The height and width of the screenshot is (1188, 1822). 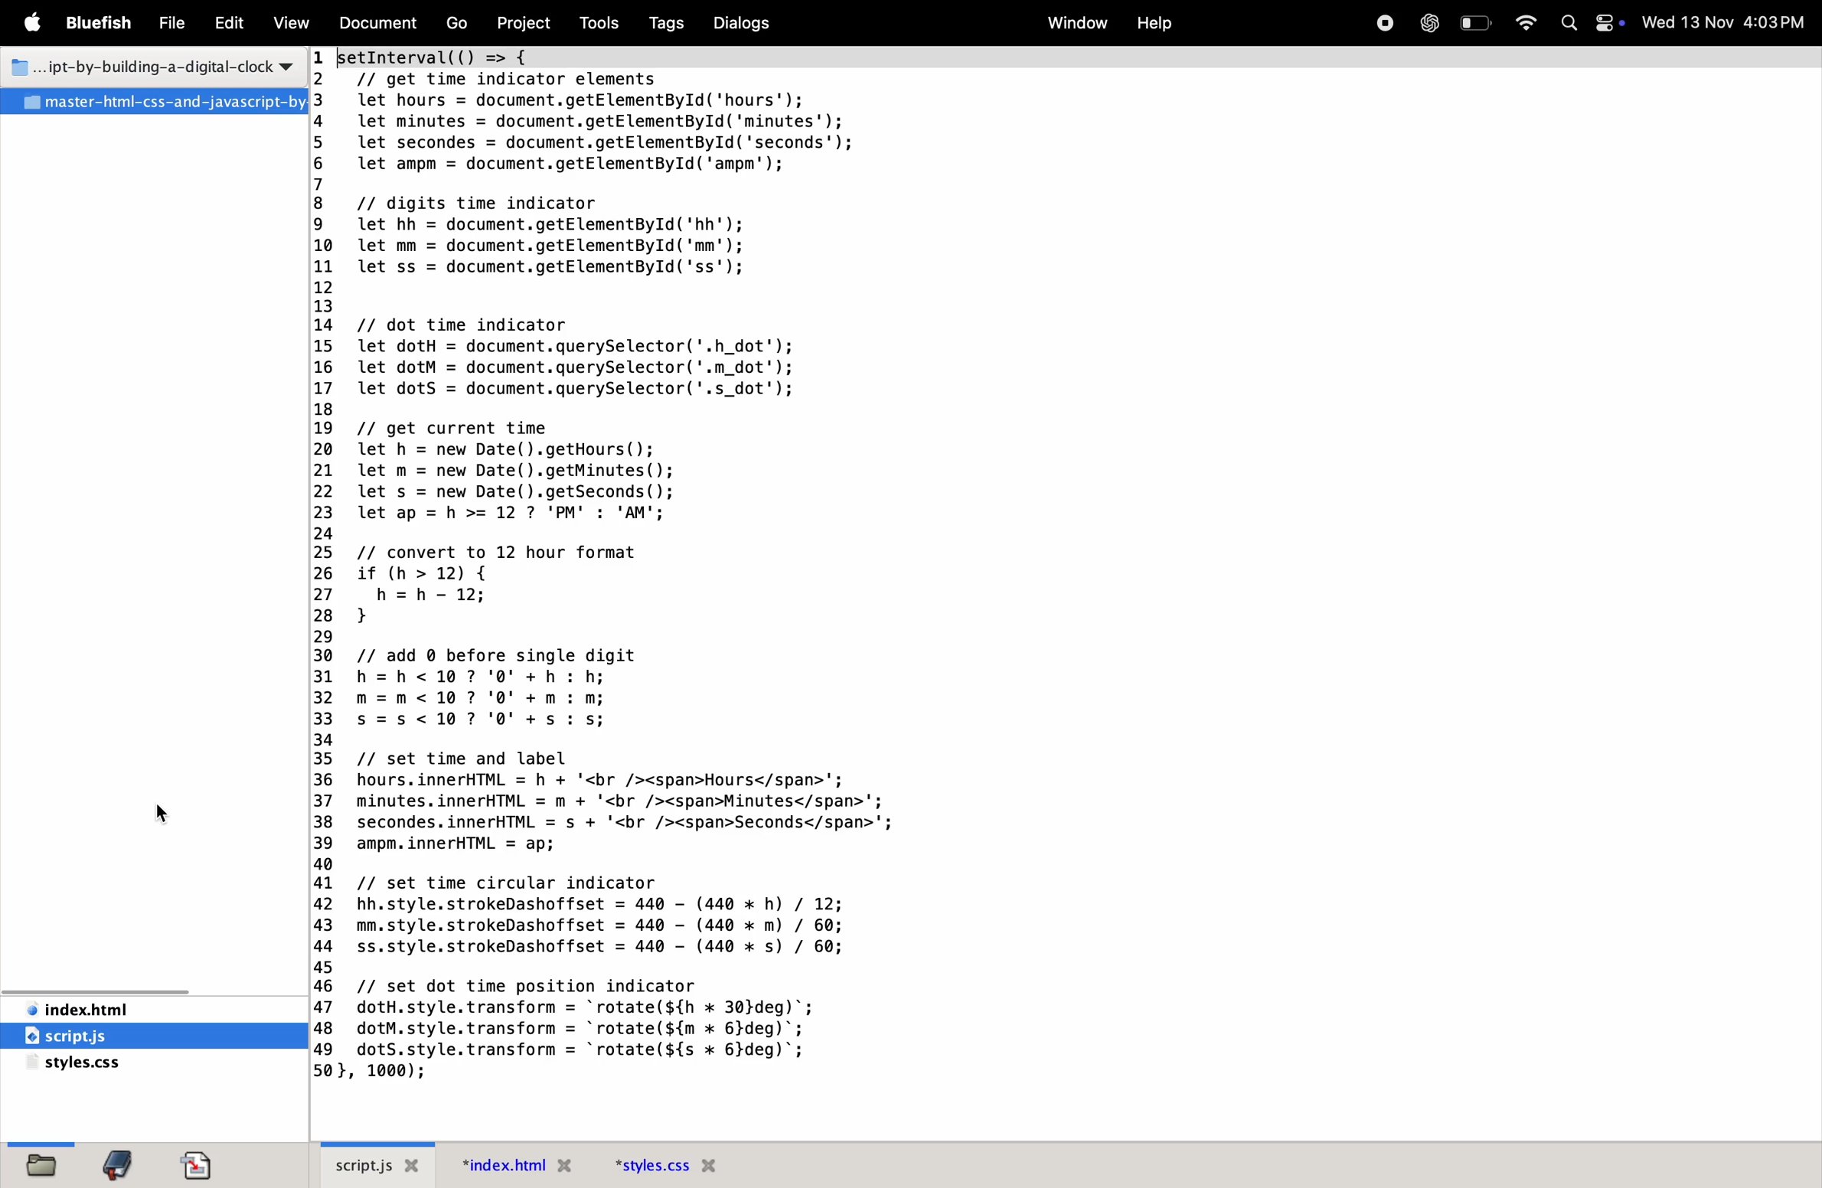 I want to click on Apple menu, so click(x=31, y=24).